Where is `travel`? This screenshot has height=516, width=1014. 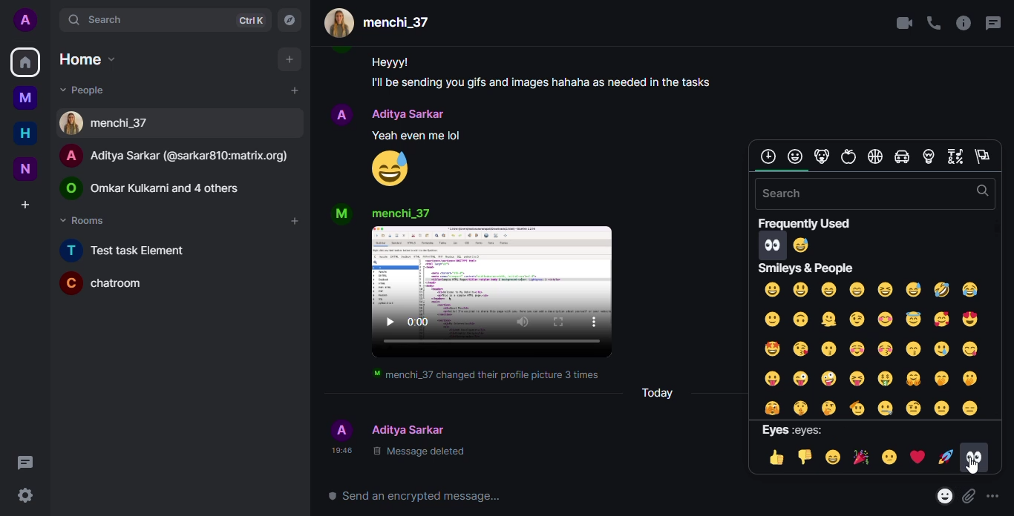
travel is located at coordinates (900, 157).